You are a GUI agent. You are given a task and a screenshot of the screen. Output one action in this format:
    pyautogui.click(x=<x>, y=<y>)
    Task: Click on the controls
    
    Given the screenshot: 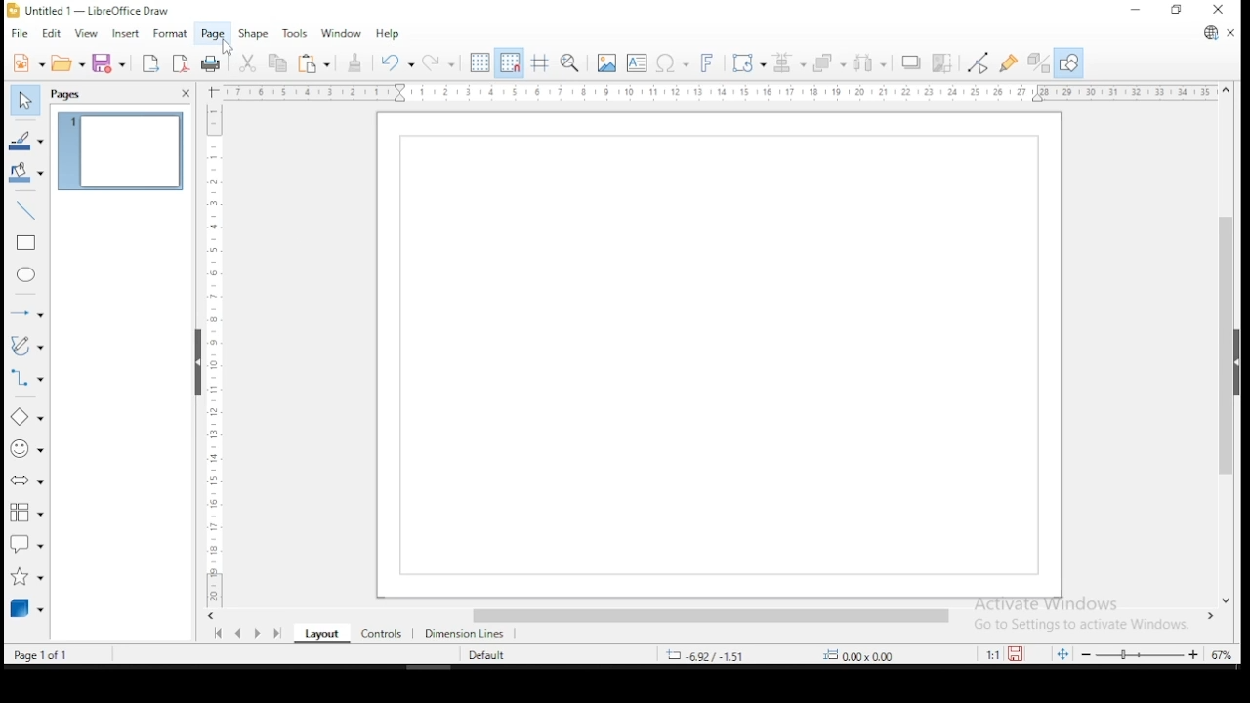 What is the action you would take?
    pyautogui.click(x=380, y=635)
    